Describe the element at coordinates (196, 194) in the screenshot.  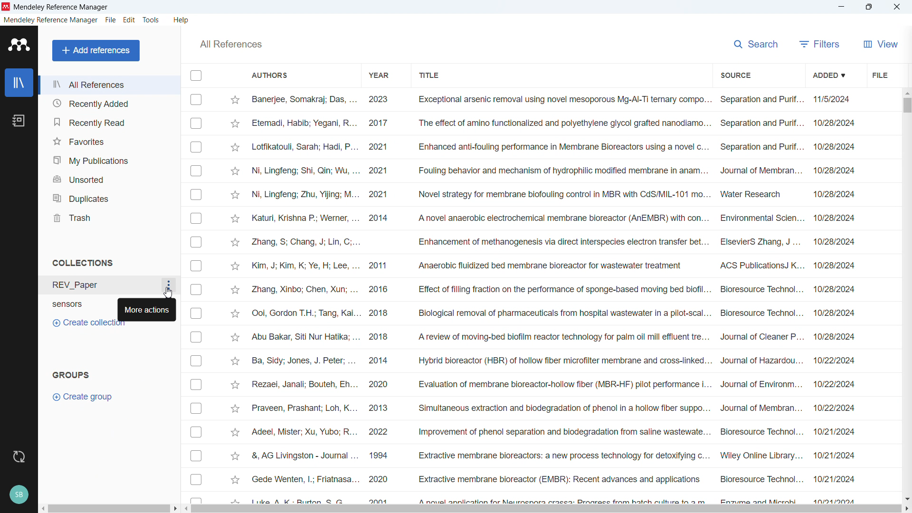
I see `Select respective publication` at that location.